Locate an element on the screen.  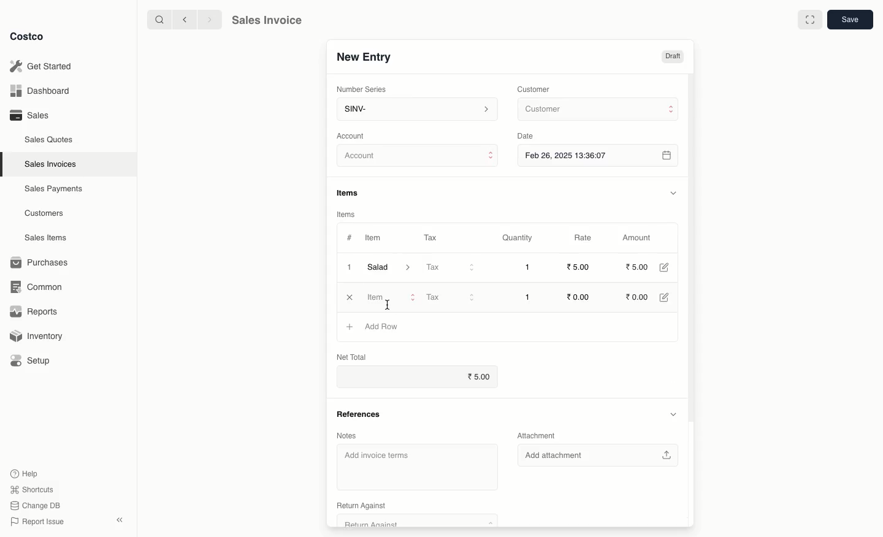
Tax is located at coordinates (450, 268).